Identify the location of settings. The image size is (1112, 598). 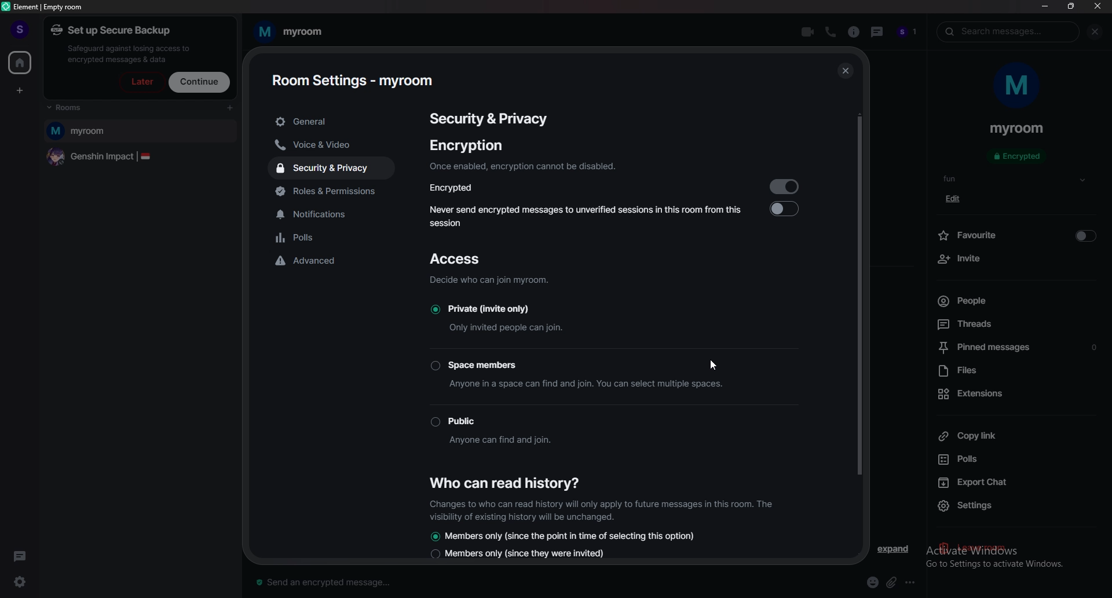
(967, 506).